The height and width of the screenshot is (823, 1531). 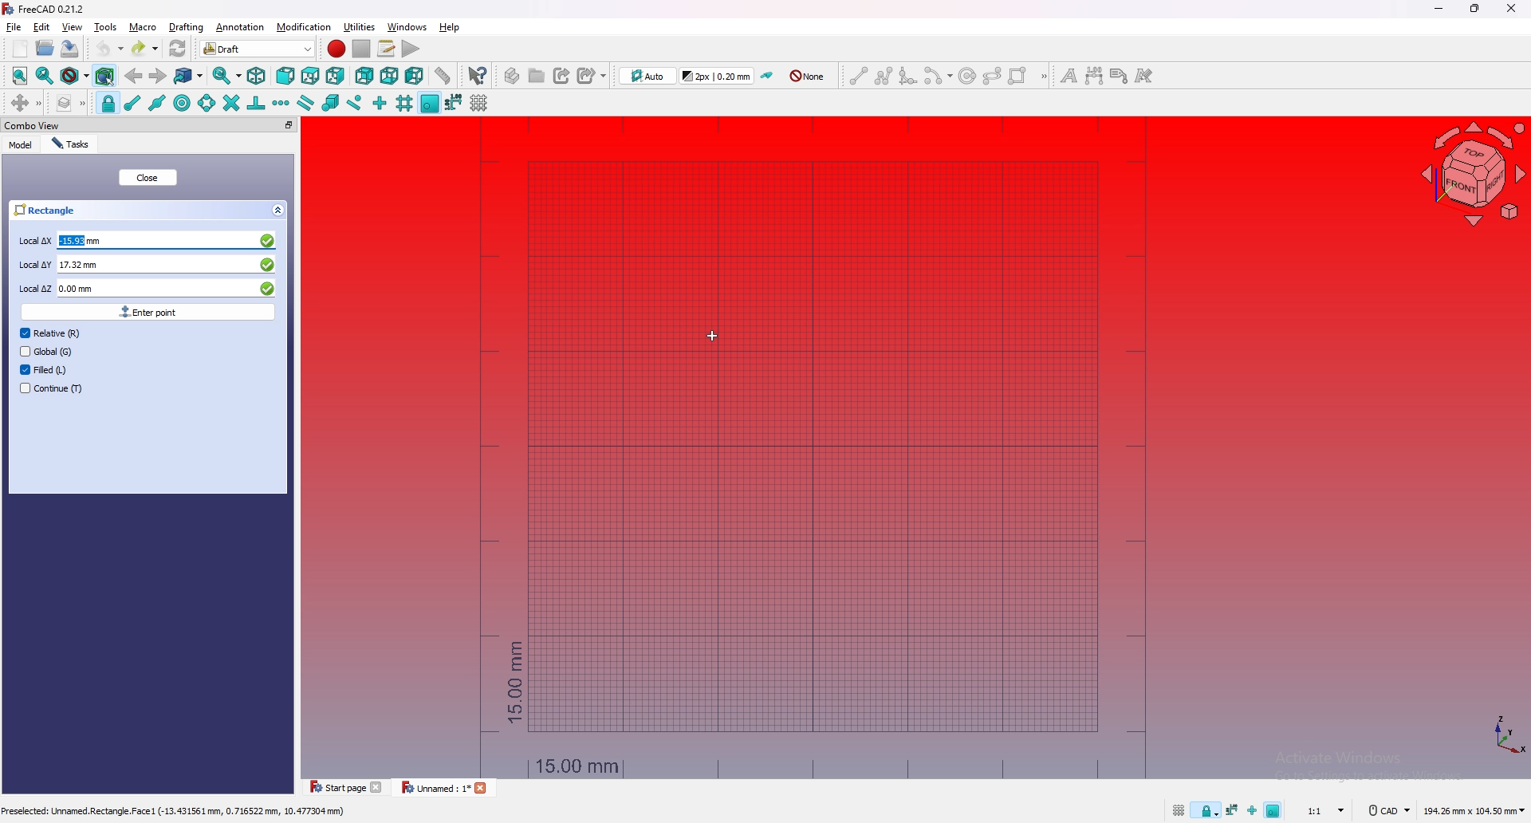 I want to click on label, so click(x=1120, y=76).